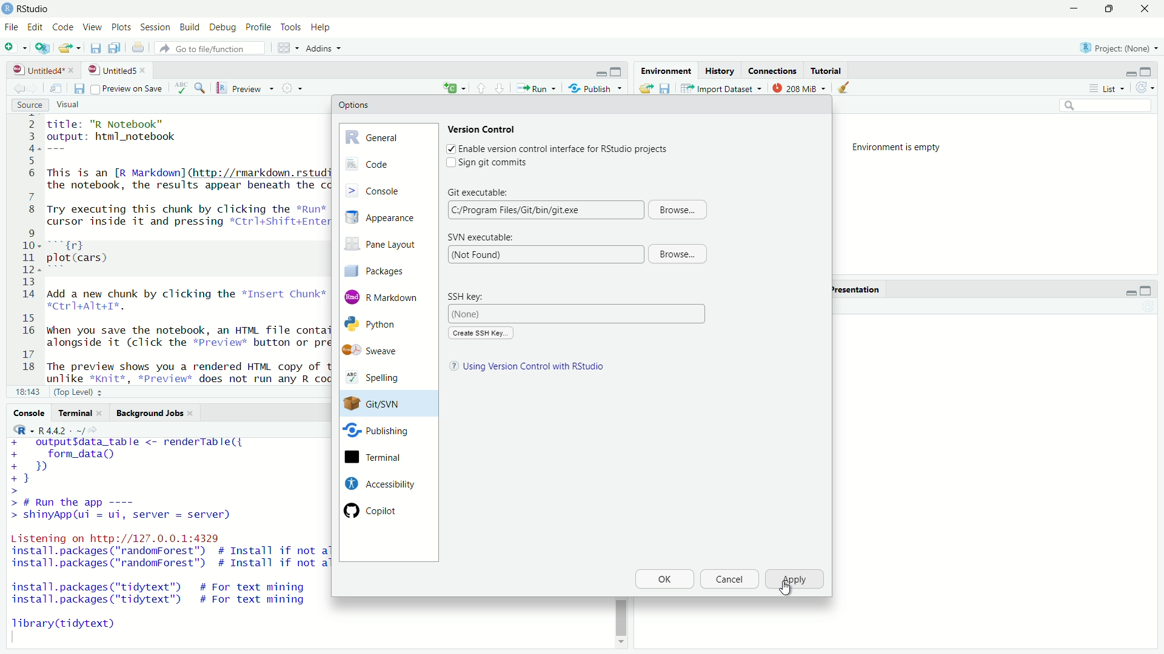  I want to click on minimize, so click(1129, 291).